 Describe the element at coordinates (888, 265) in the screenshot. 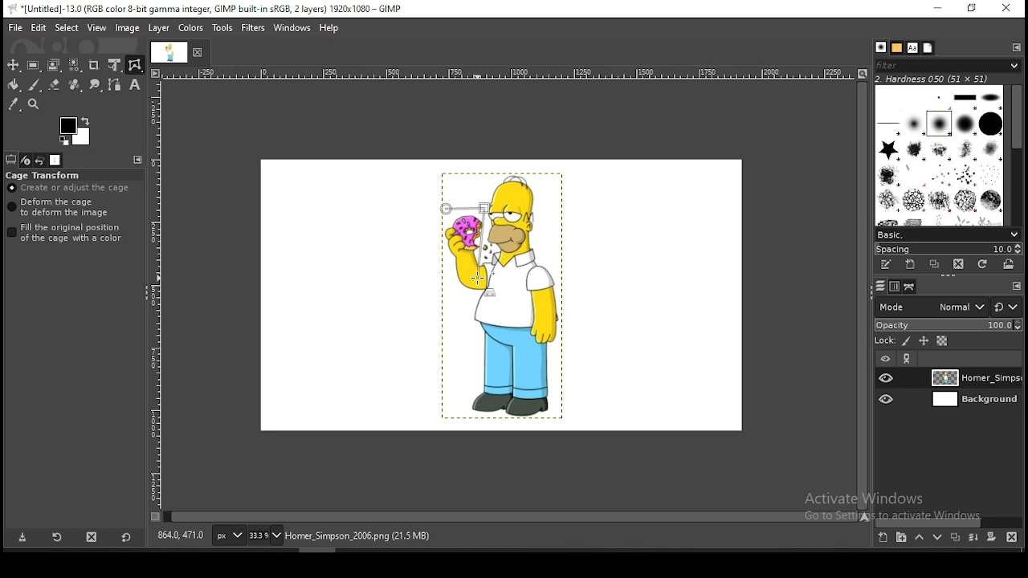

I see `edit this brush` at that location.